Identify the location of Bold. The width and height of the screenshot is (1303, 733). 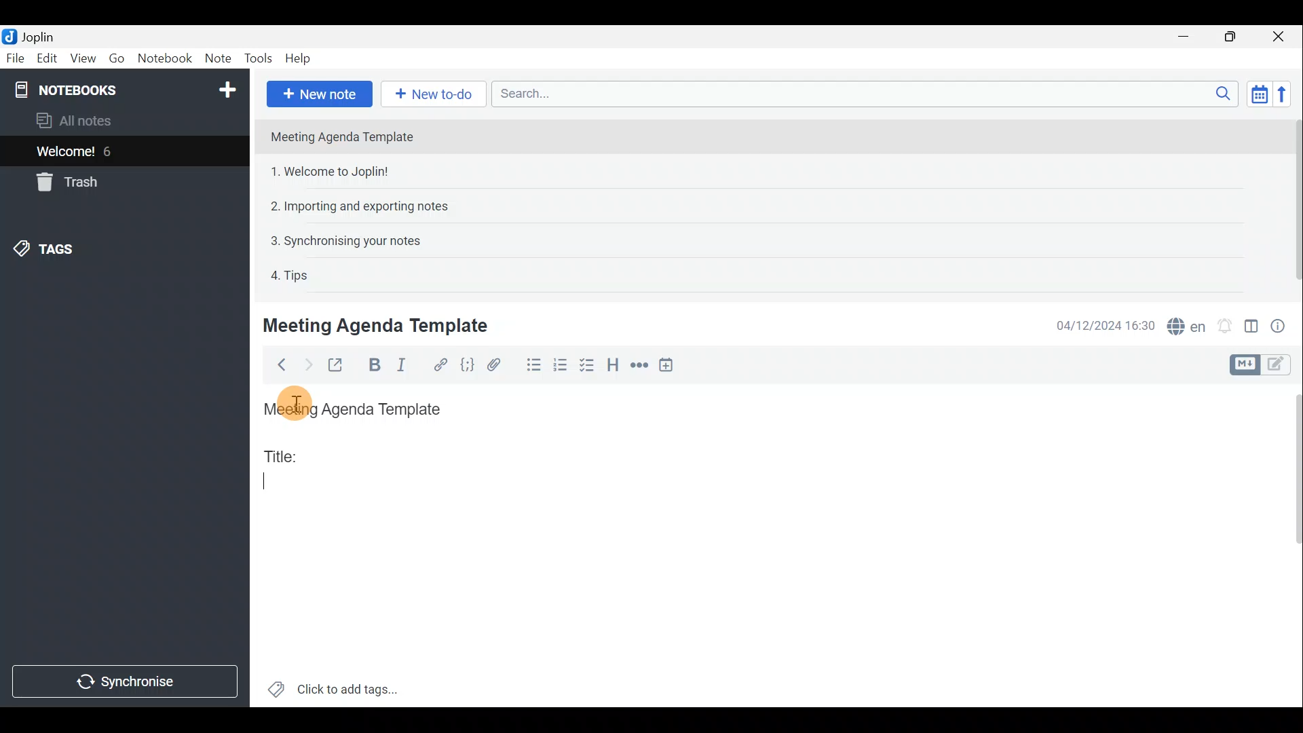
(373, 365).